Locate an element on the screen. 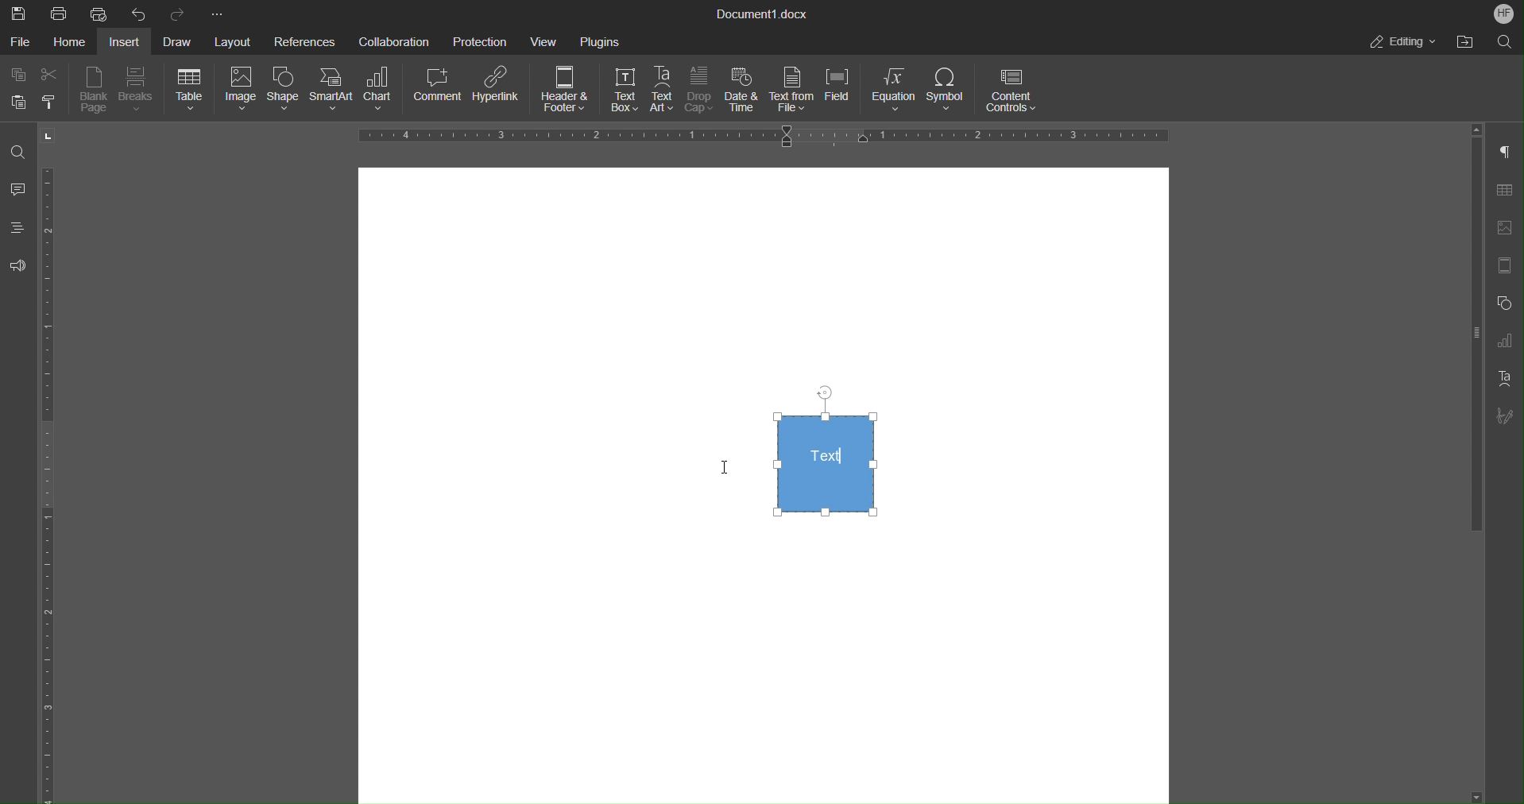 This screenshot has width=1524, height=804. Field is located at coordinates (843, 91).